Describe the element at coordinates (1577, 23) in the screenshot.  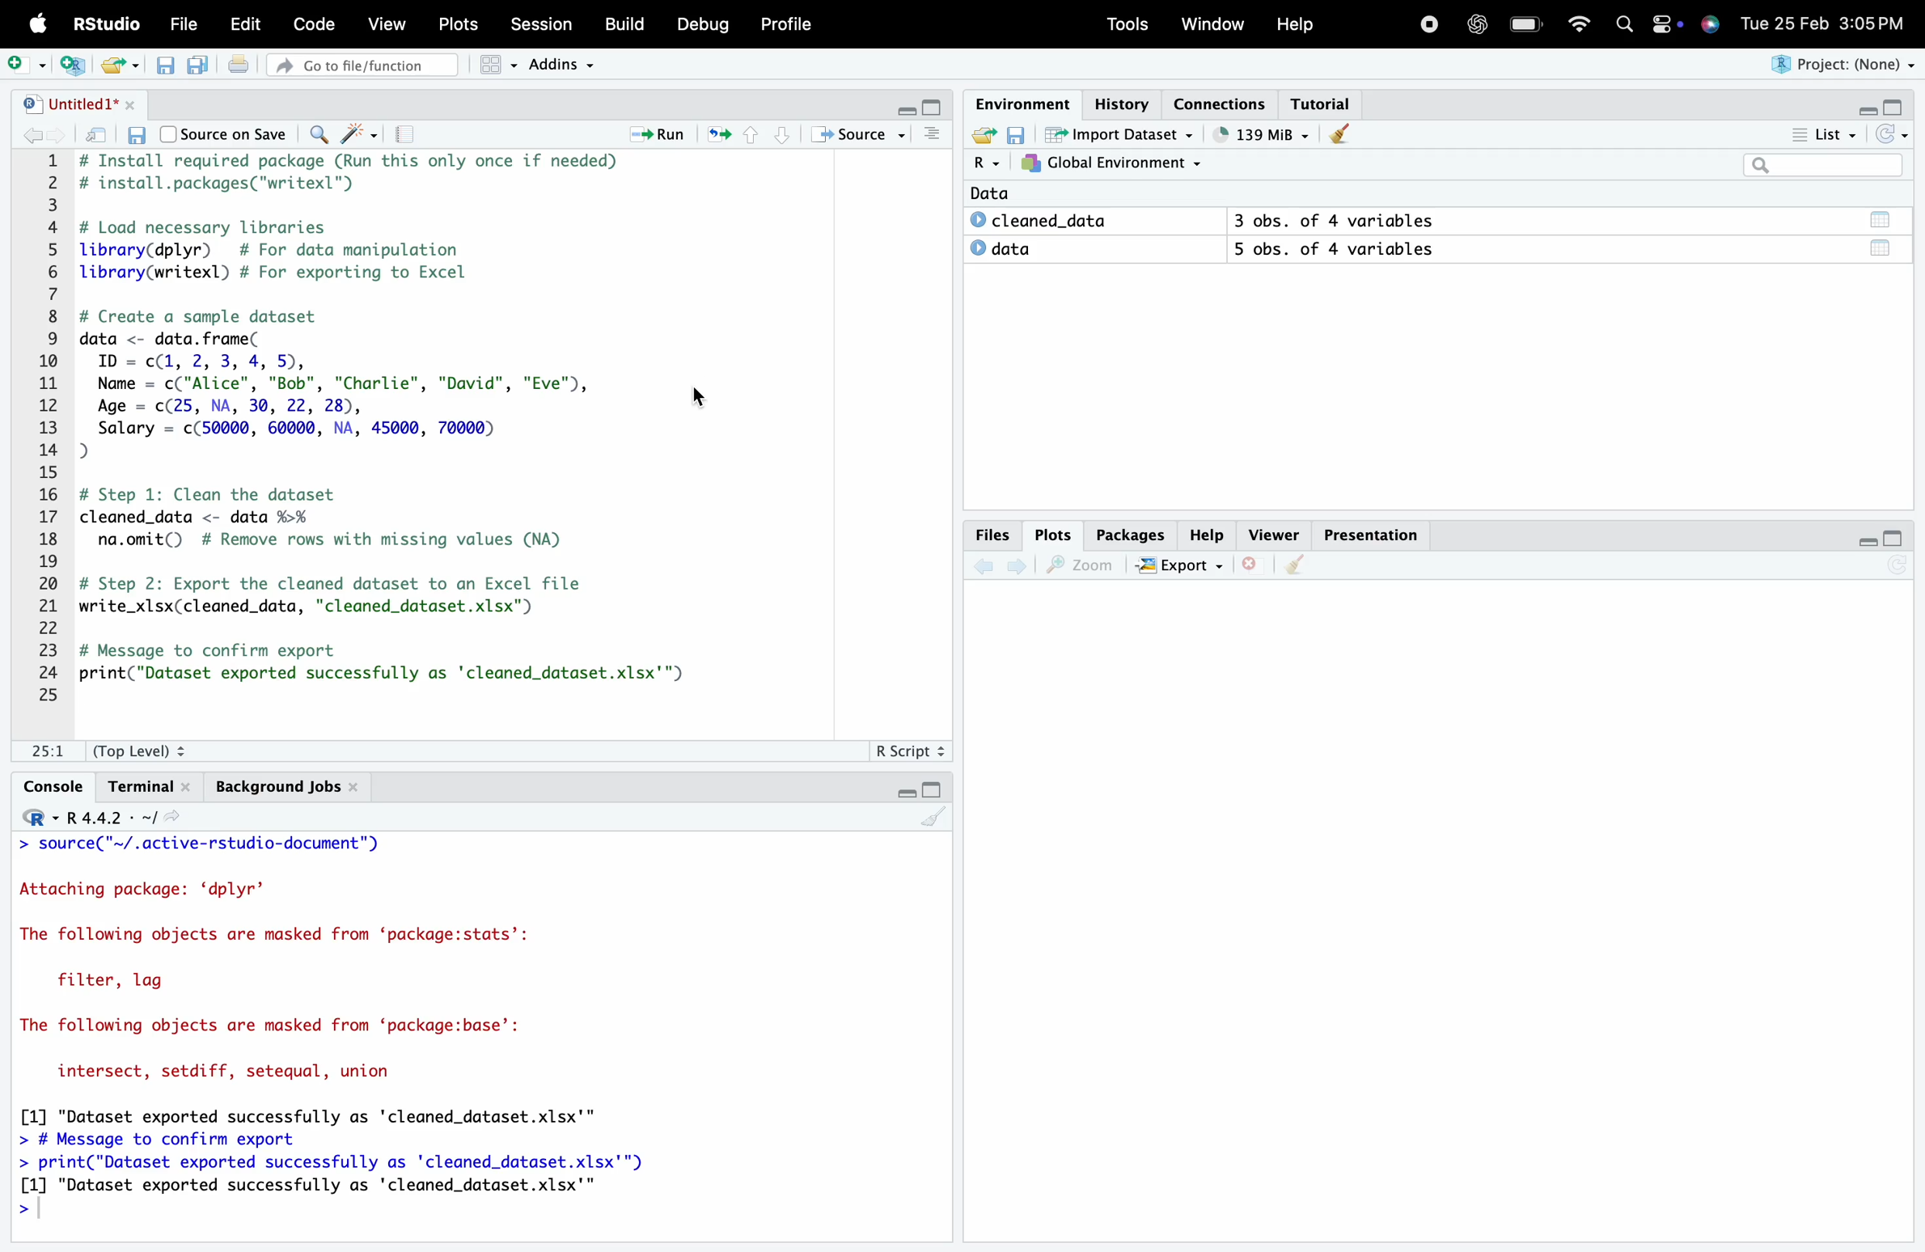
I see `Wifi` at that location.